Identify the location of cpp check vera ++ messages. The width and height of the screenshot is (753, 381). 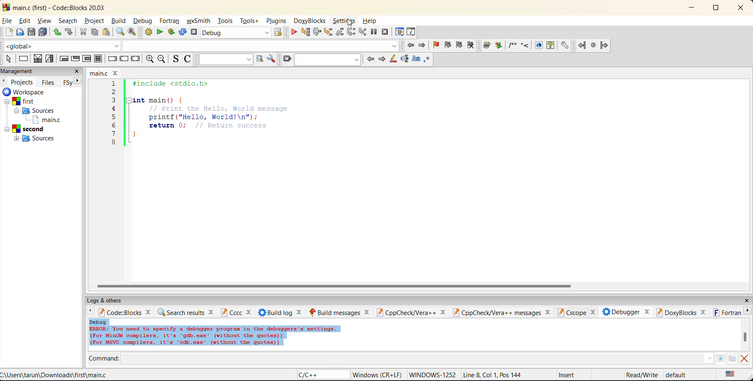
(501, 312).